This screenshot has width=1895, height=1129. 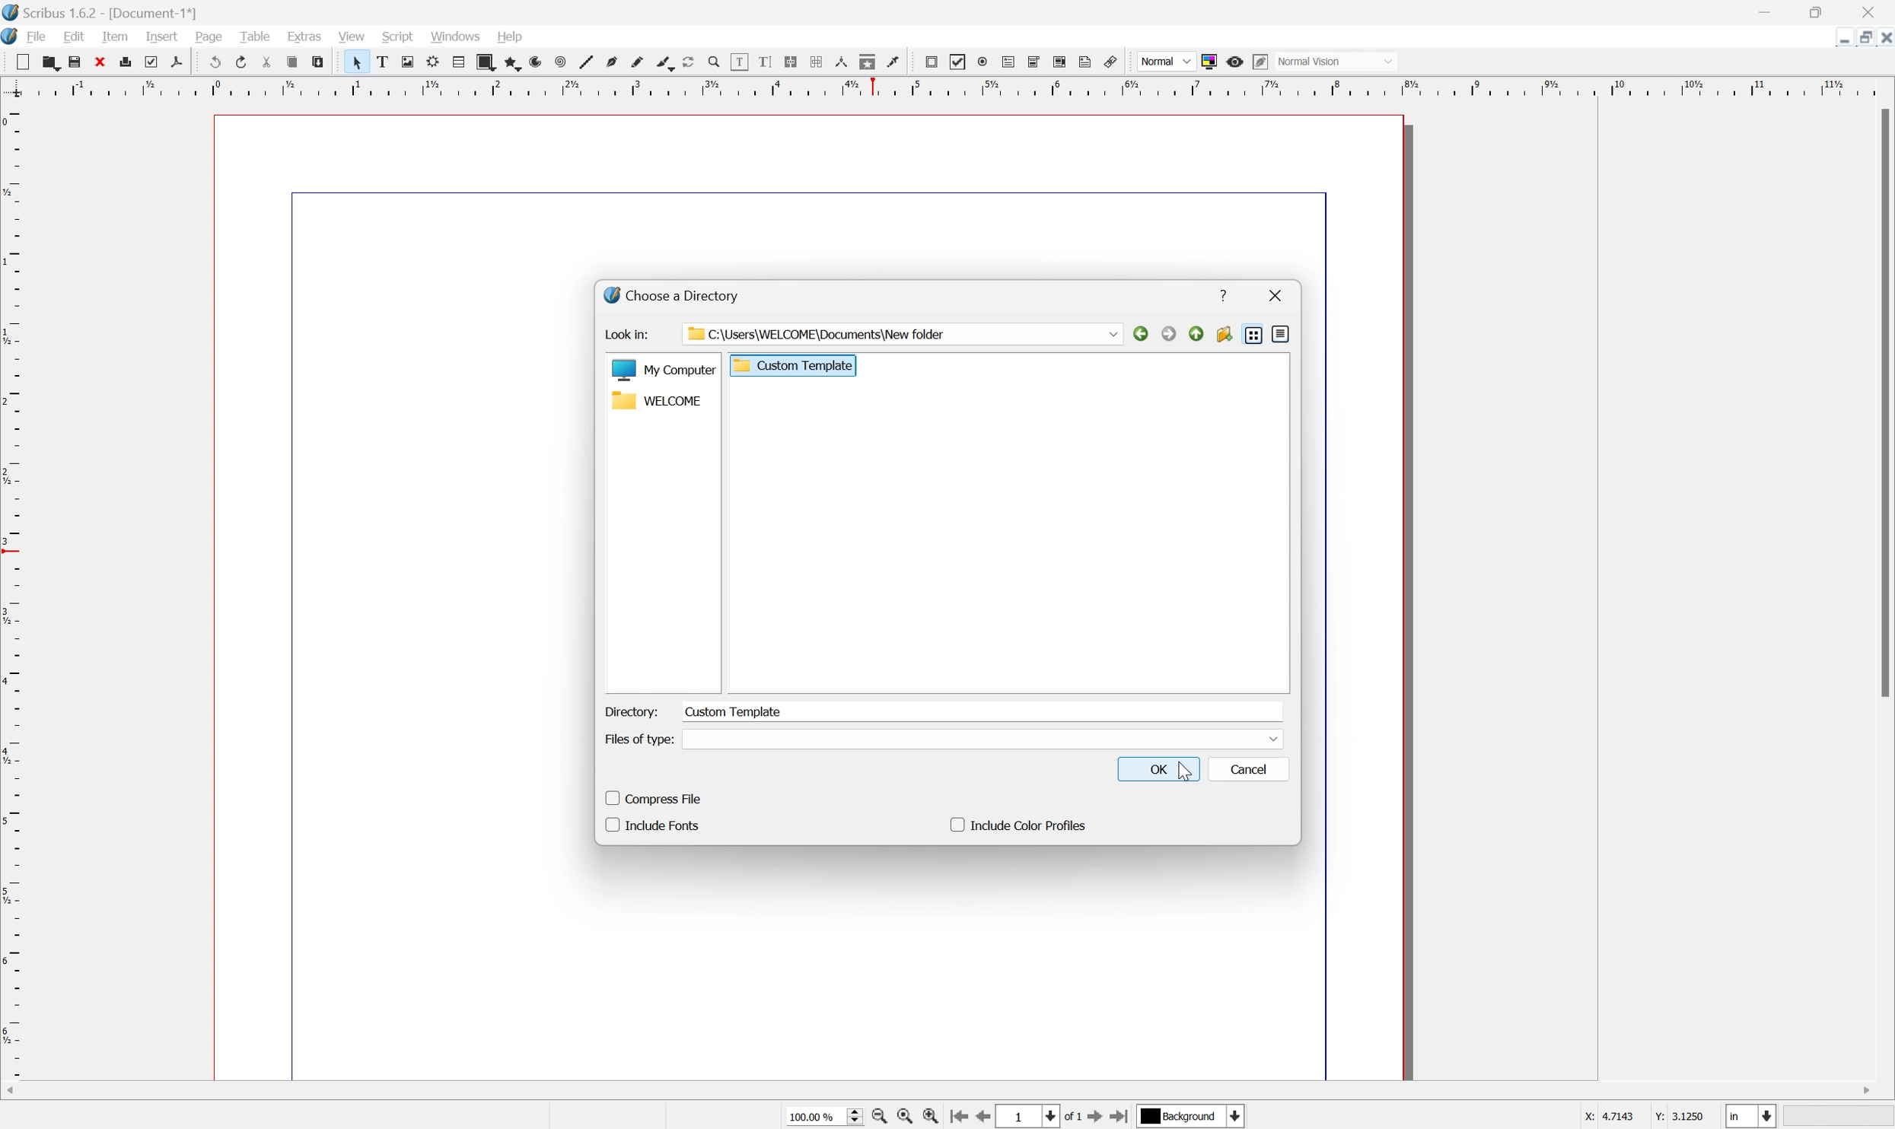 I want to click on Zoom to 100%, so click(x=902, y=1118).